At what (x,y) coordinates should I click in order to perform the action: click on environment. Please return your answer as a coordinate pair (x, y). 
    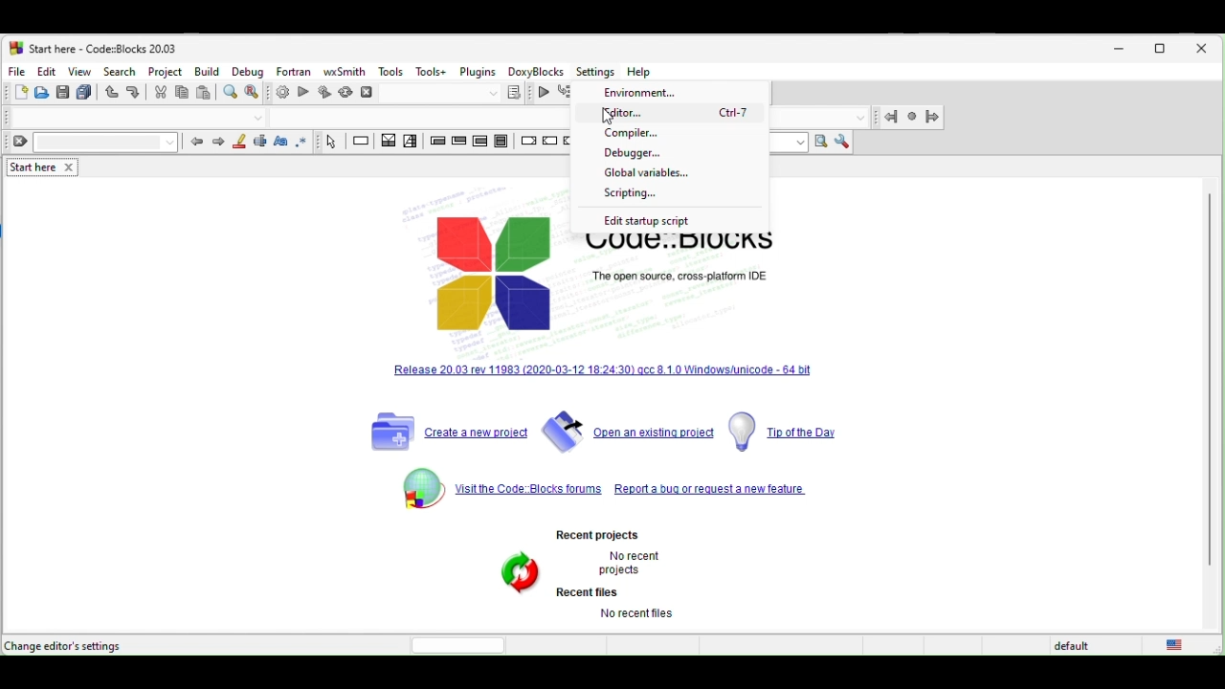
    Looking at the image, I should click on (657, 93).